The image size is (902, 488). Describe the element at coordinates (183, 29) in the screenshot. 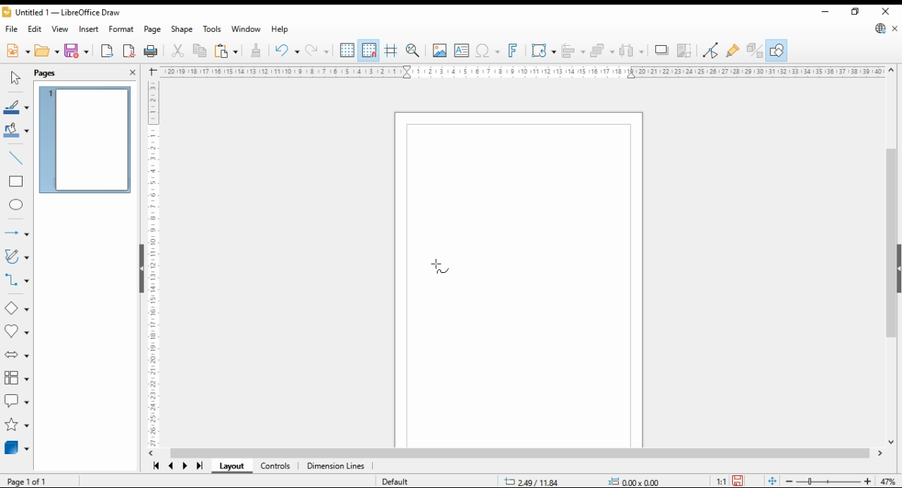

I see `shape` at that location.